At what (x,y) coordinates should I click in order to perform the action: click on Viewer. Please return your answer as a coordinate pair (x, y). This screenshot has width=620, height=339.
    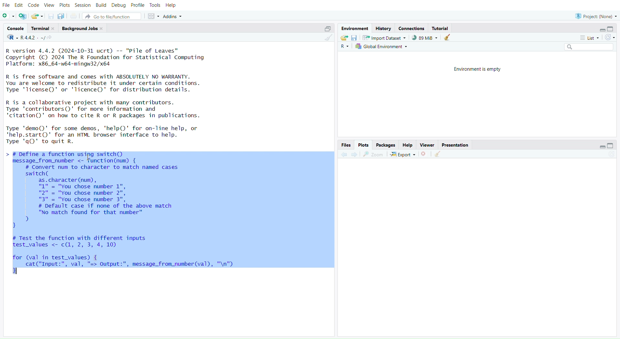
    Looking at the image, I should click on (426, 145).